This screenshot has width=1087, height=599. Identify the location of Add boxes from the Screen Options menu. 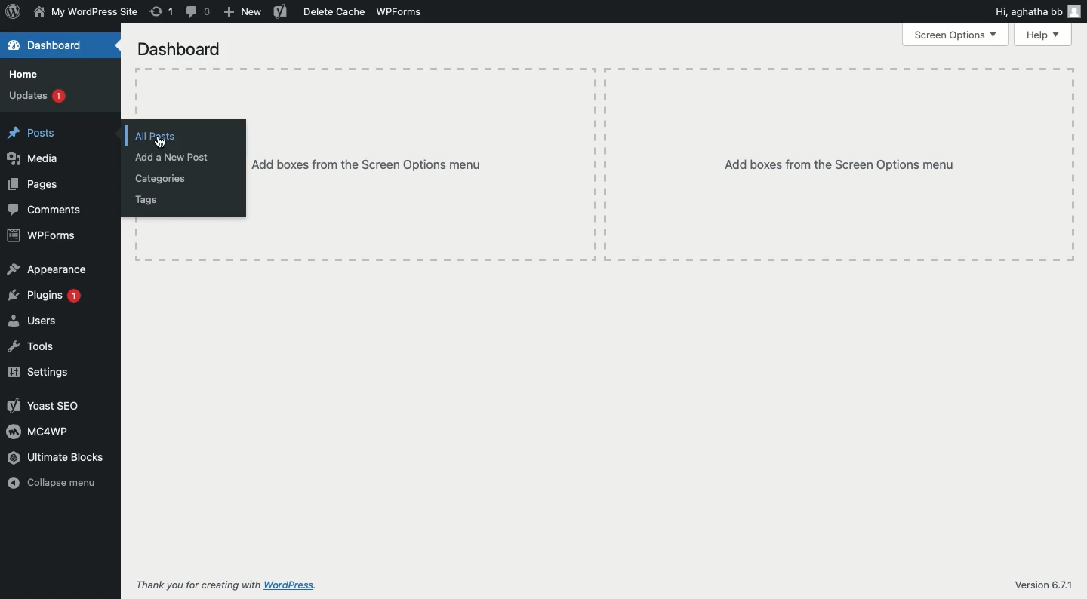
(845, 155).